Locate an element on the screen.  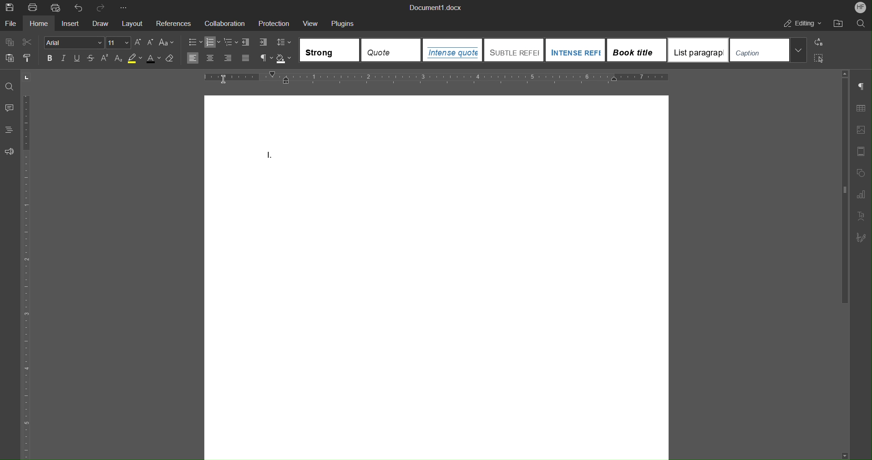
Font size is located at coordinates (119, 42).